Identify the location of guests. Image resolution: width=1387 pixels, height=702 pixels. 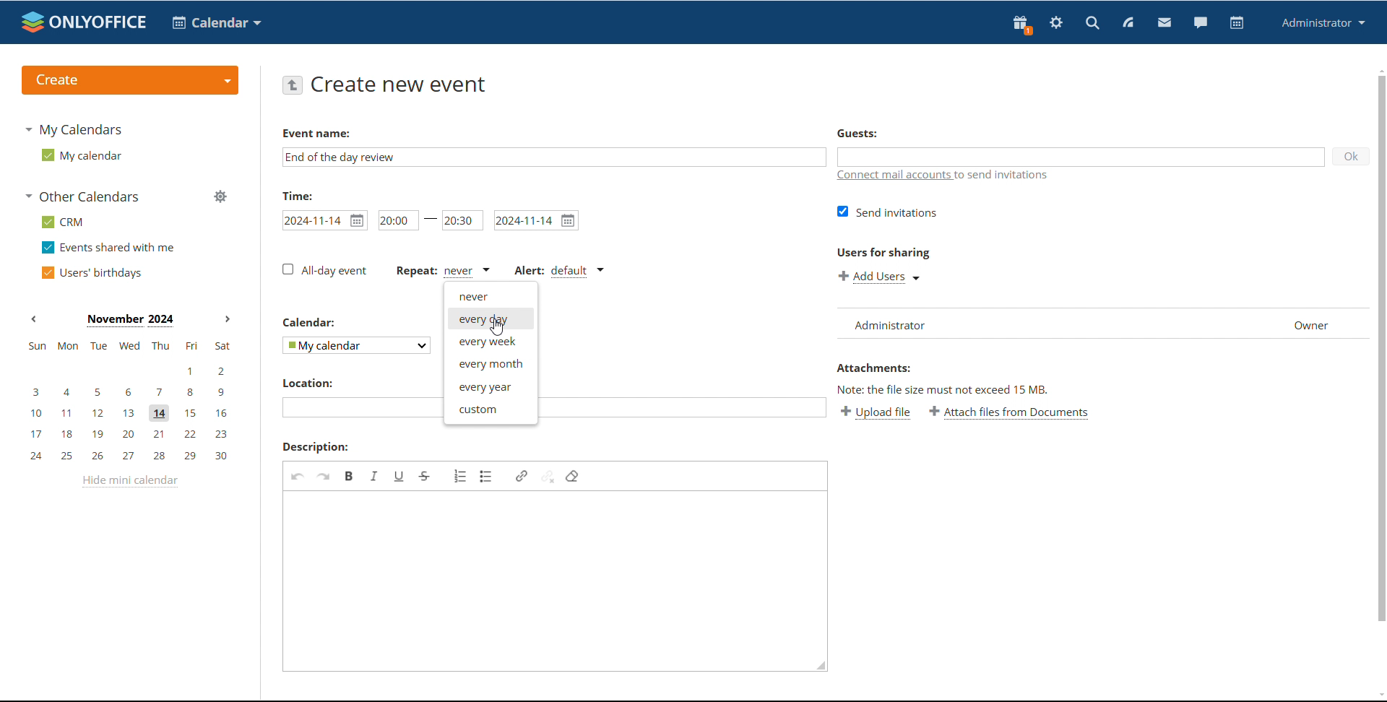
(857, 132).